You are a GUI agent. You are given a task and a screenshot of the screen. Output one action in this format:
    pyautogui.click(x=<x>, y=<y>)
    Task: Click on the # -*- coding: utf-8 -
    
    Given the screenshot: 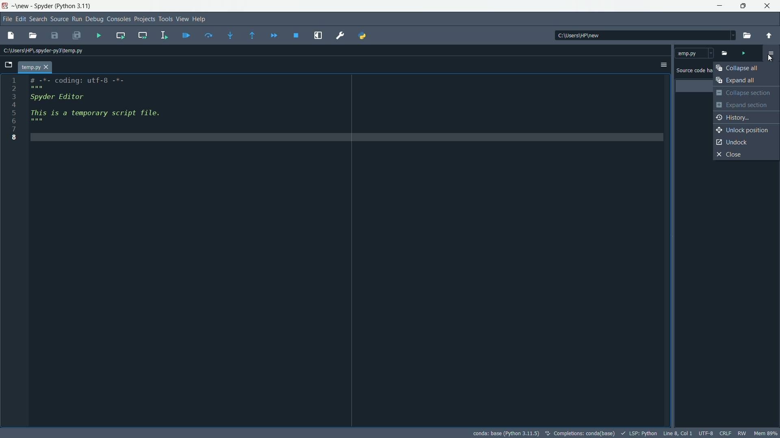 What is the action you would take?
    pyautogui.click(x=72, y=84)
    